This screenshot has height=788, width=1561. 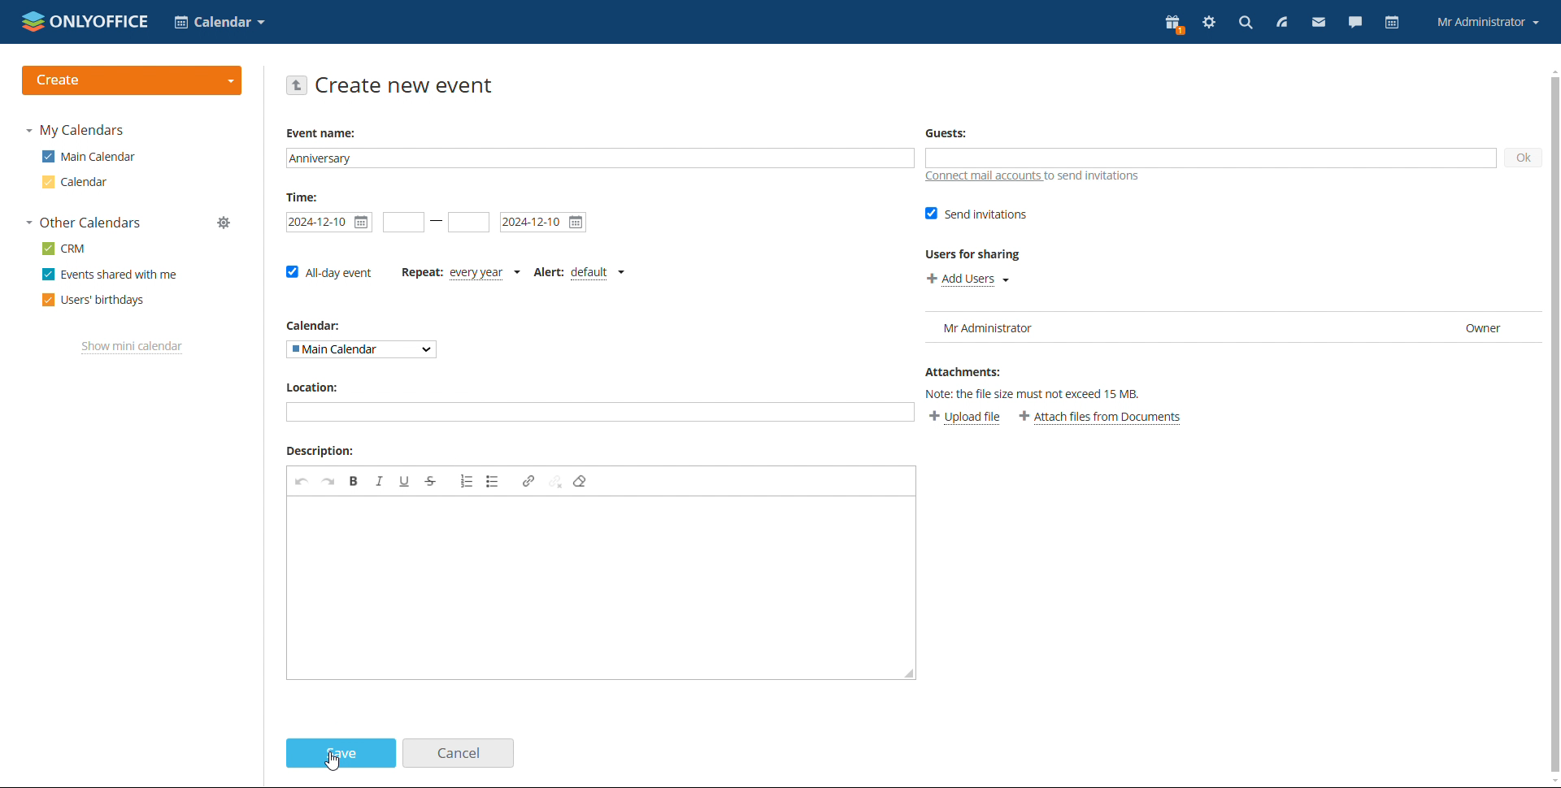 I want to click on upload file, so click(x=967, y=418).